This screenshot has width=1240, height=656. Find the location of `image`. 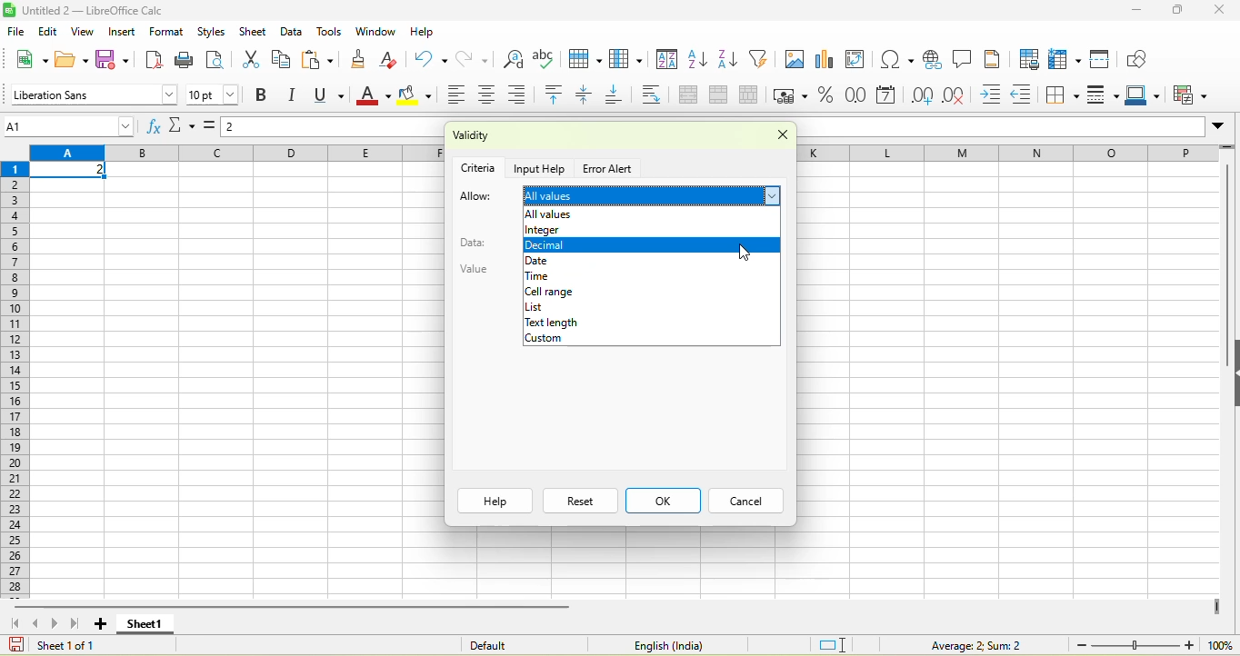

image is located at coordinates (794, 61).